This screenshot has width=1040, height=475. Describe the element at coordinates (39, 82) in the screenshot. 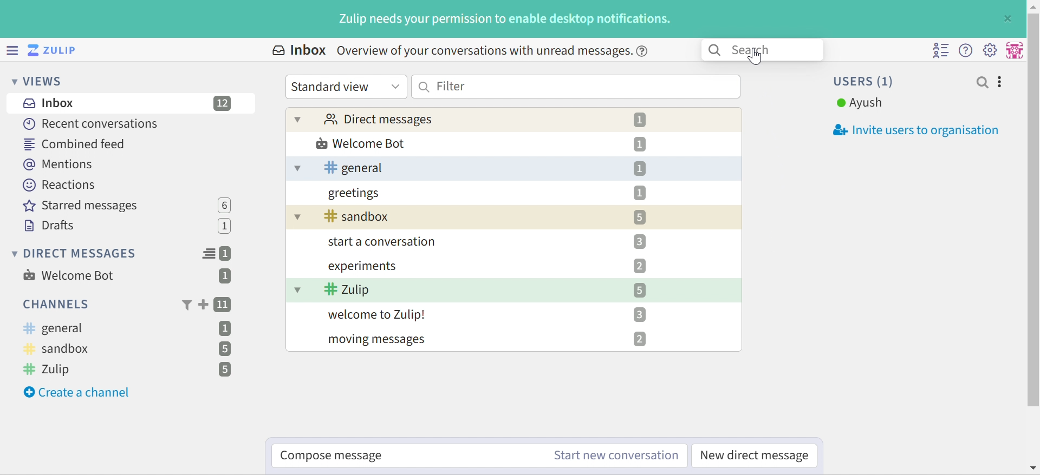

I see `VIEWS` at that location.